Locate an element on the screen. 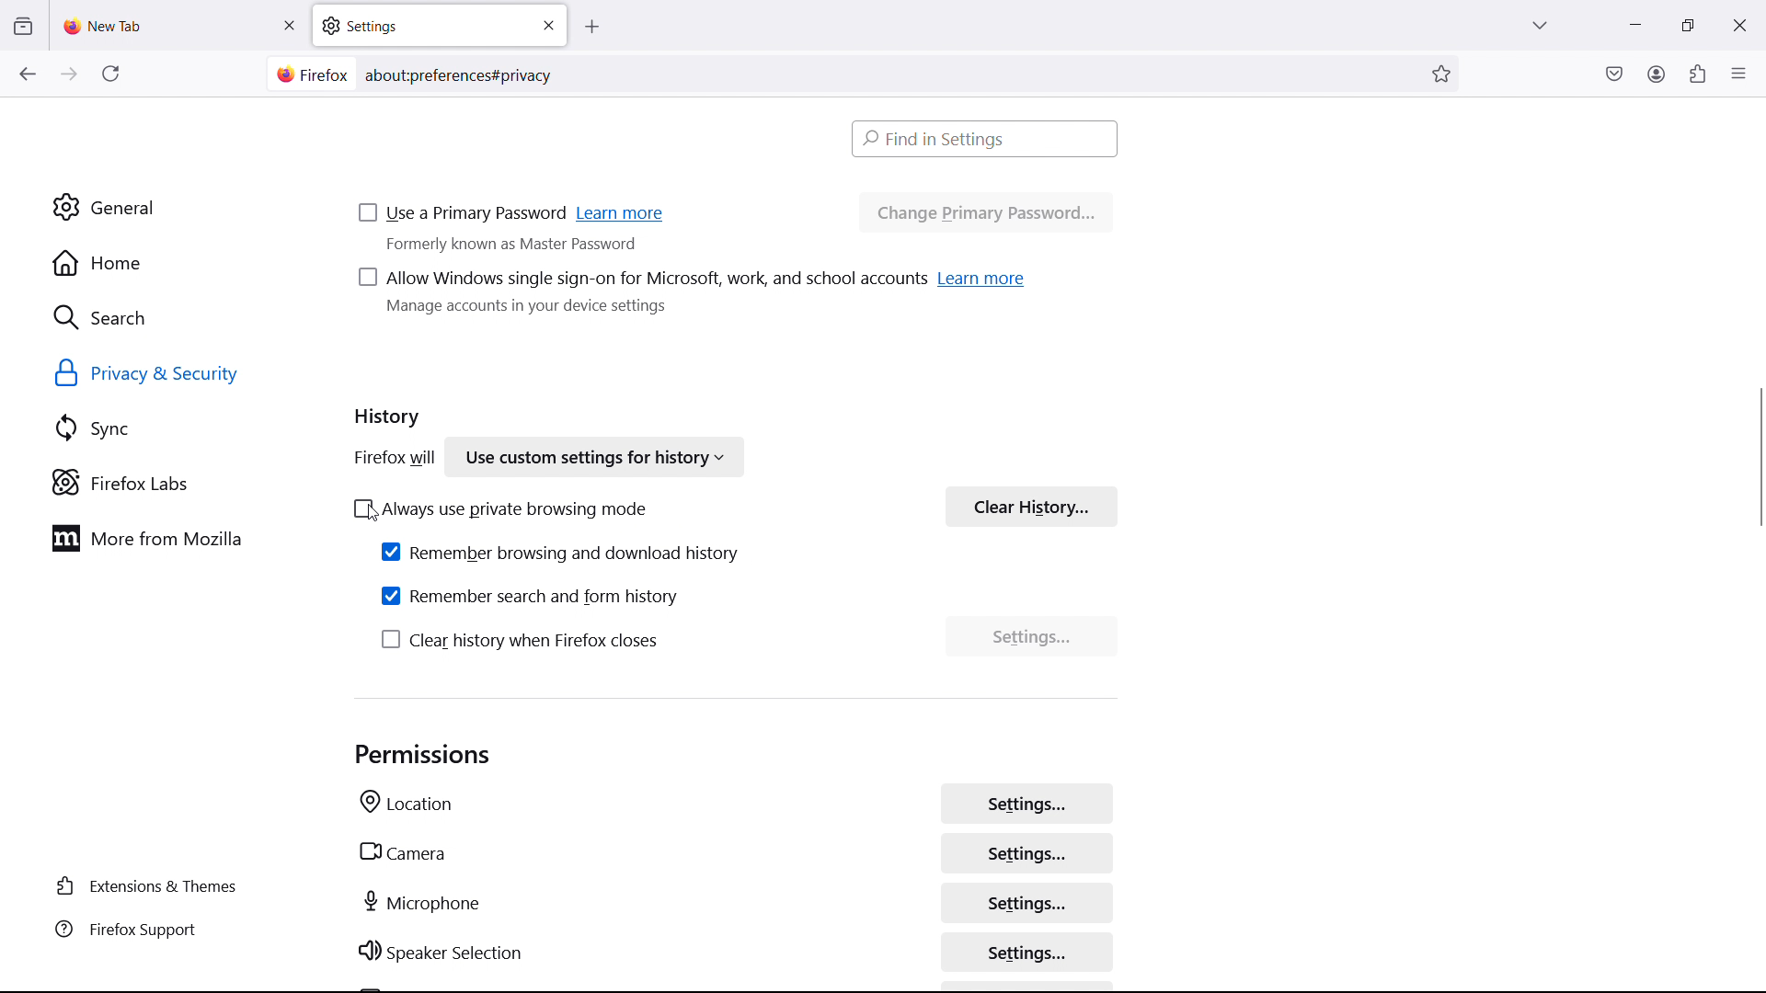 The width and height of the screenshot is (1766, 993). permissions is located at coordinates (424, 755).